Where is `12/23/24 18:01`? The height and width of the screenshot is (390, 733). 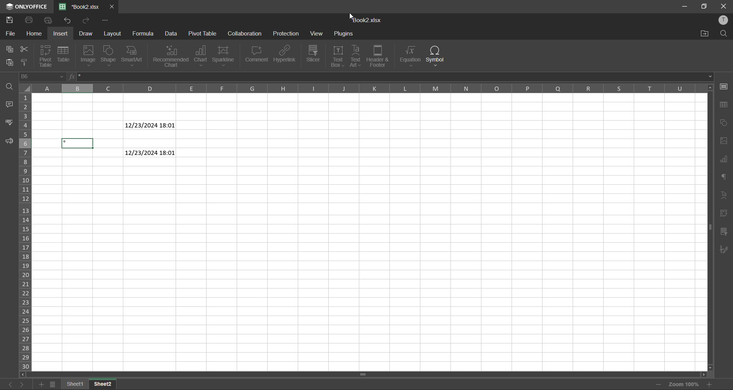 12/23/24 18:01 is located at coordinates (150, 125).